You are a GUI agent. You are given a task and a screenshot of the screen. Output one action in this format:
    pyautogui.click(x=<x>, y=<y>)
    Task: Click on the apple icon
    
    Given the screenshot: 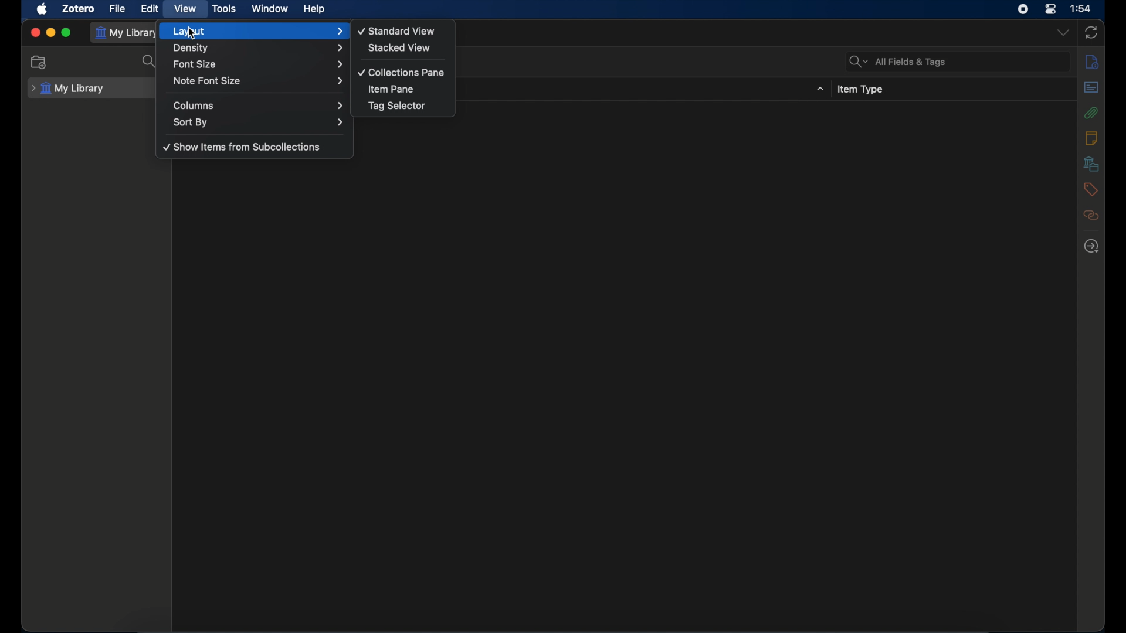 What is the action you would take?
    pyautogui.click(x=43, y=9)
    